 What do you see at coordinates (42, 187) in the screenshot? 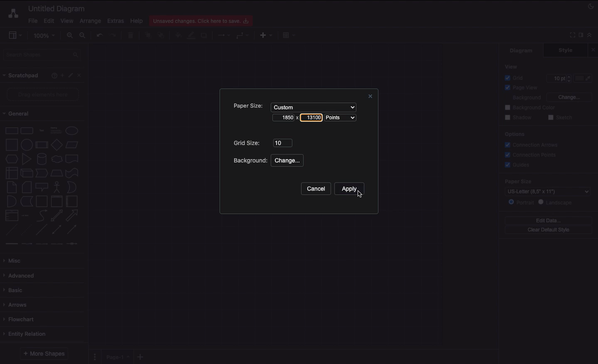
I see `Callout` at bounding box center [42, 187].